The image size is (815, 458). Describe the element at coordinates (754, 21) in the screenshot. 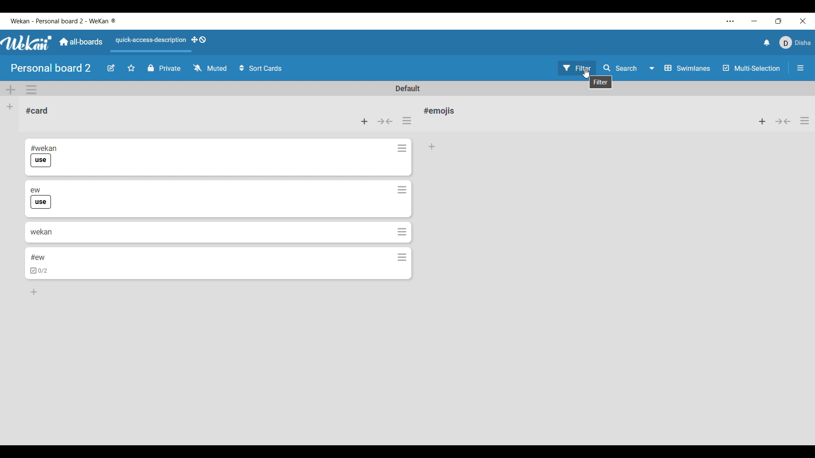

I see `Minimize` at that location.